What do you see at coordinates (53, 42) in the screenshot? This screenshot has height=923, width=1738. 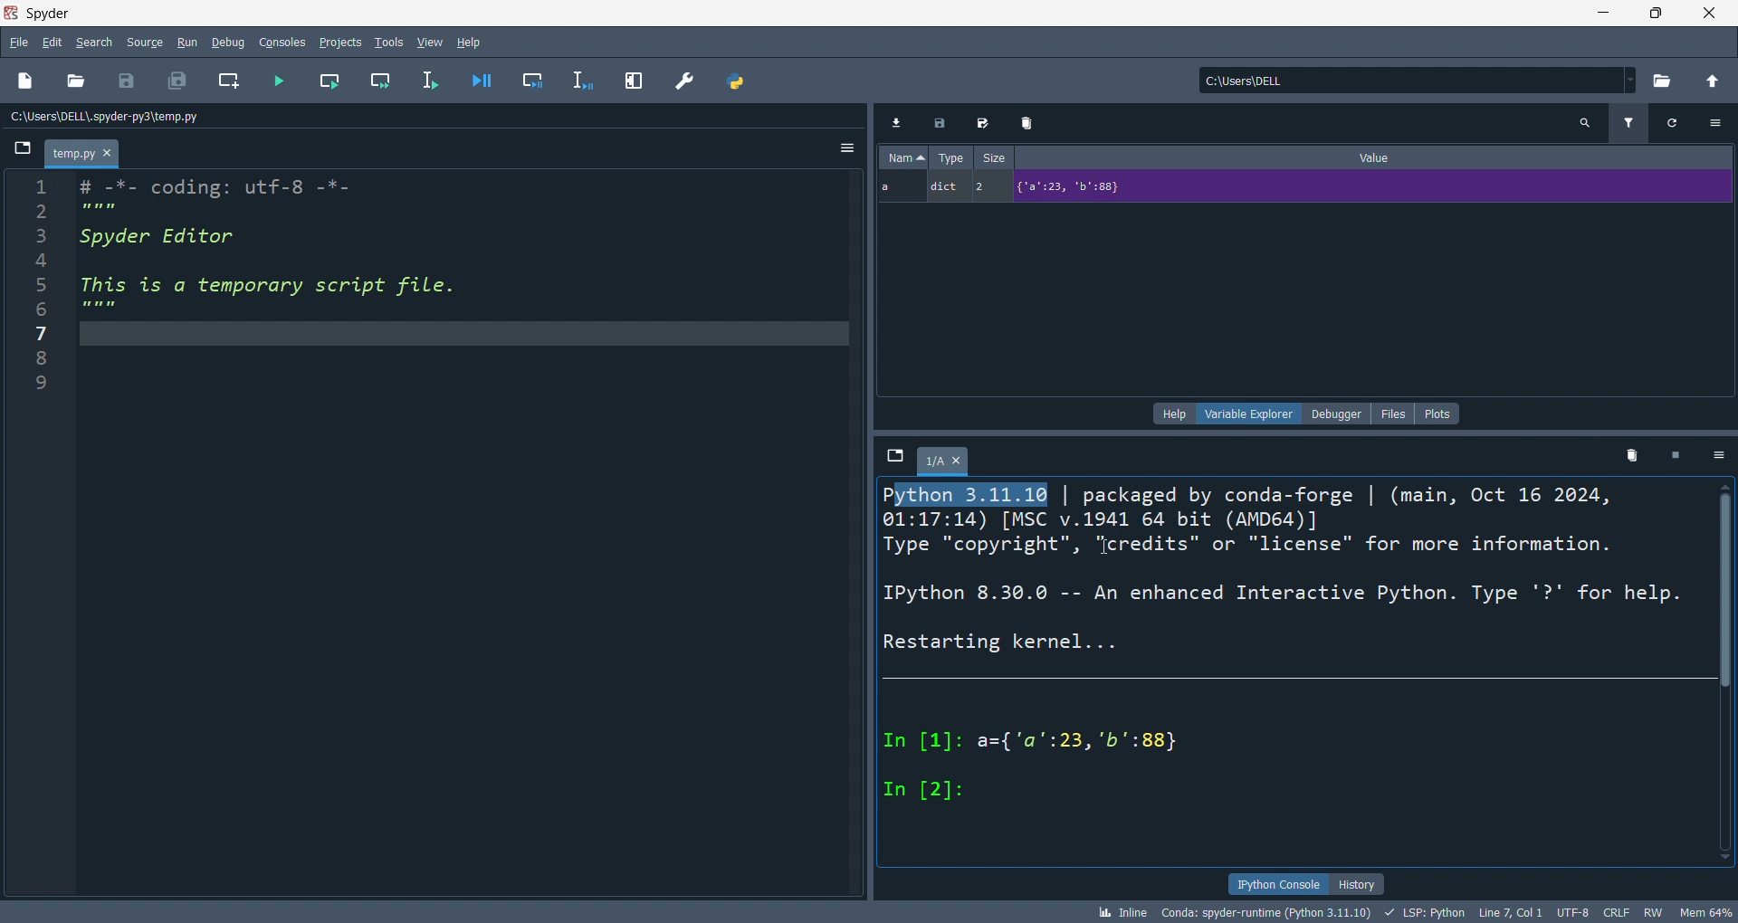 I see `edit` at bounding box center [53, 42].